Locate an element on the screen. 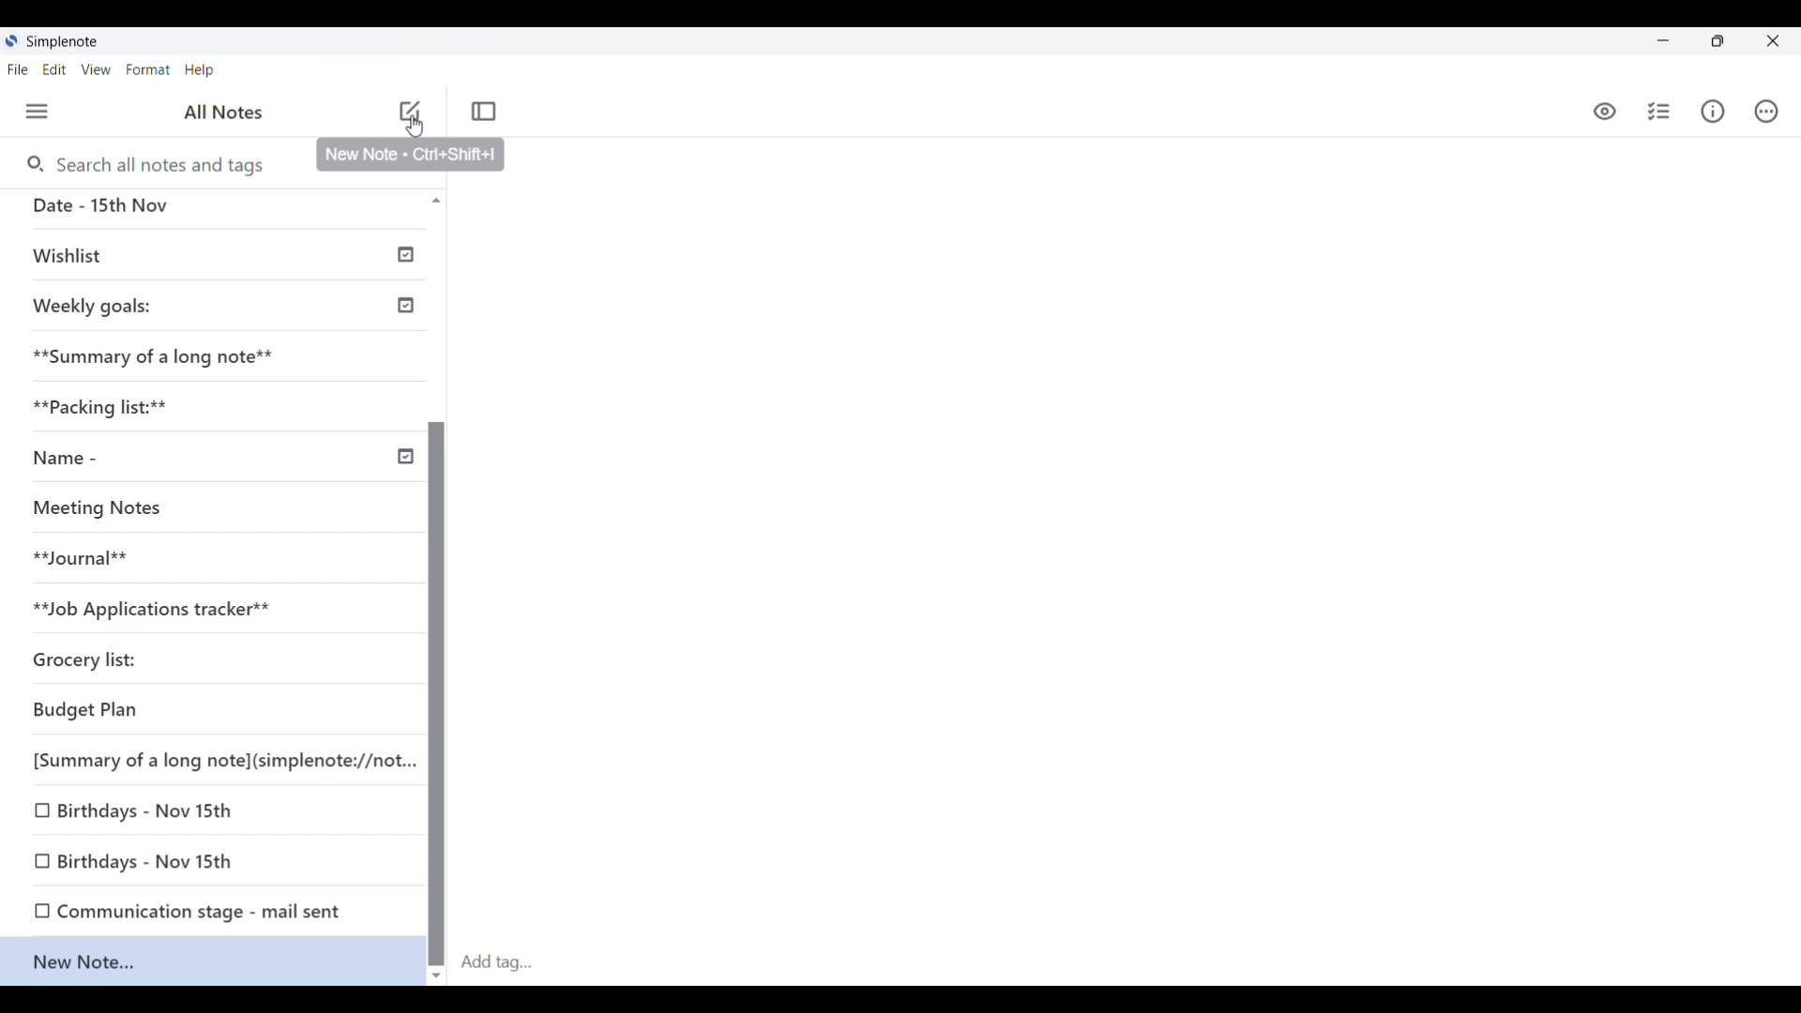  [Summary of a long note](simplenote://not... is located at coordinates (220, 760).